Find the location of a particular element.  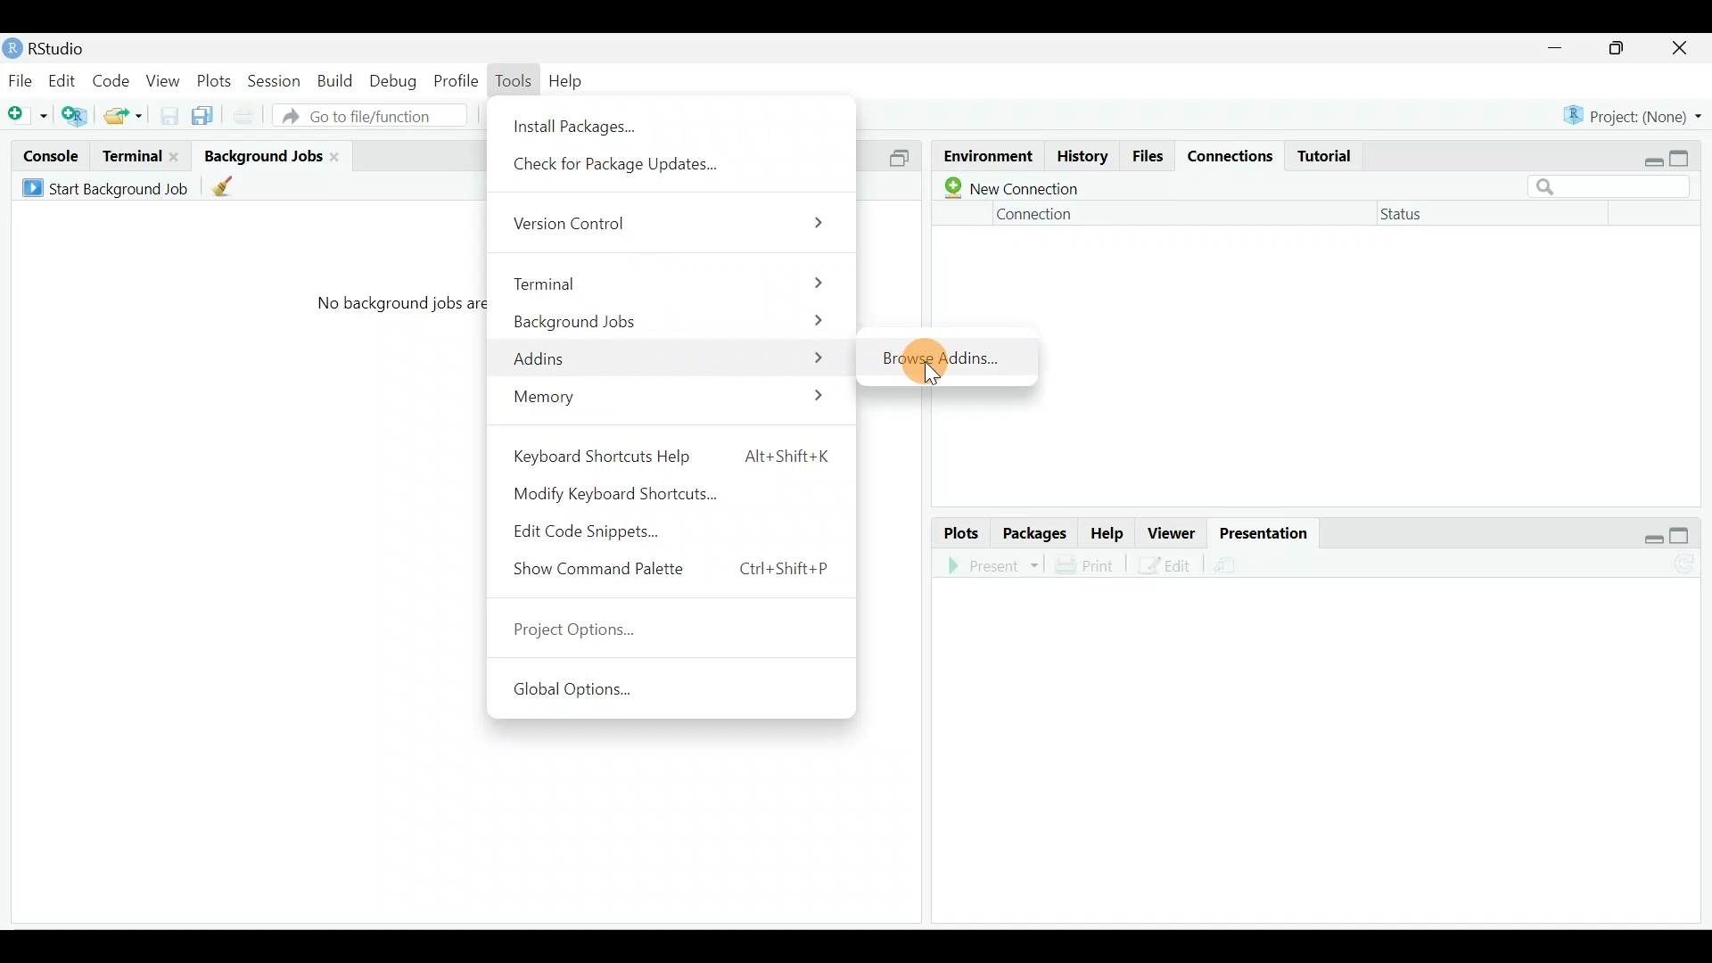

New file is located at coordinates (28, 117).